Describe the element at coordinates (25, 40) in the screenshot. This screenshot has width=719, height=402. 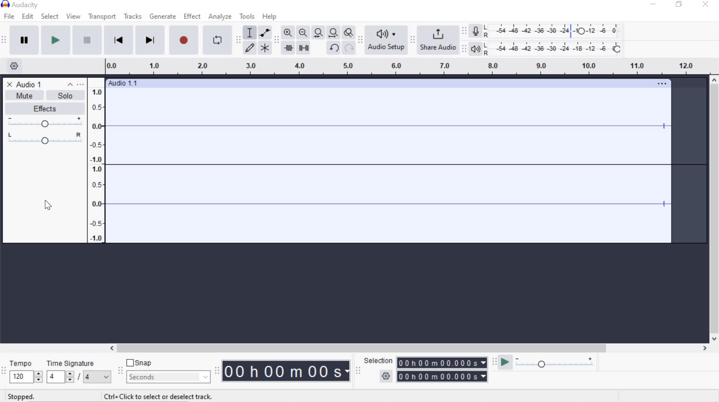
I see `Pause` at that location.